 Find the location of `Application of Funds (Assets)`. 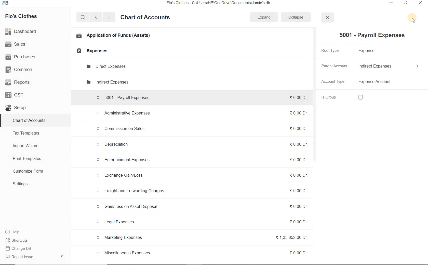

Application of Funds (Assets) is located at coordinates (113, 36).